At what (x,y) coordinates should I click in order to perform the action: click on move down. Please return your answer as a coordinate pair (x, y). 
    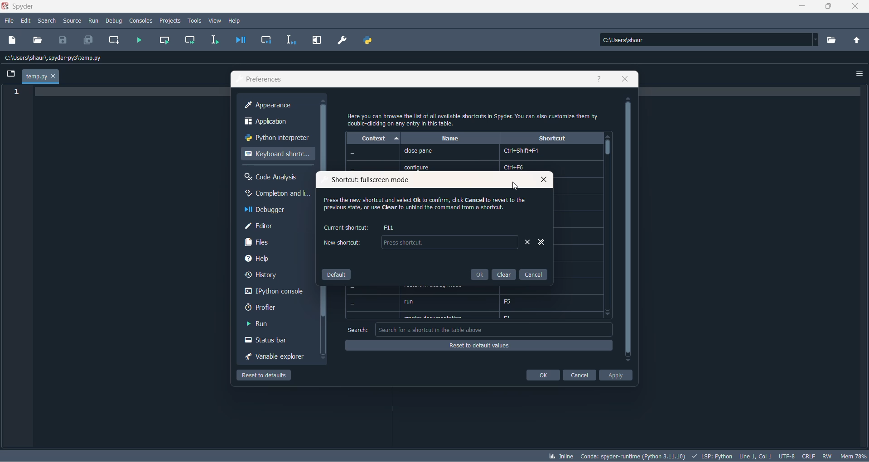
    Looking at the image, I should click on (324, 359).